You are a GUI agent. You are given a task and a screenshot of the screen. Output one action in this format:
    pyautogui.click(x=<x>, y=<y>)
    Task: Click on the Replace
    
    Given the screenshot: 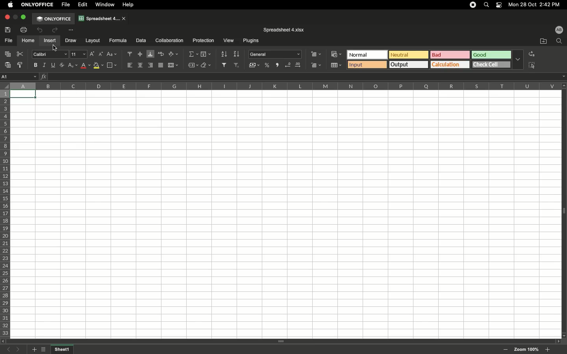 What is the action you would take?
    pyautogui.click(x=531, y=54)
    